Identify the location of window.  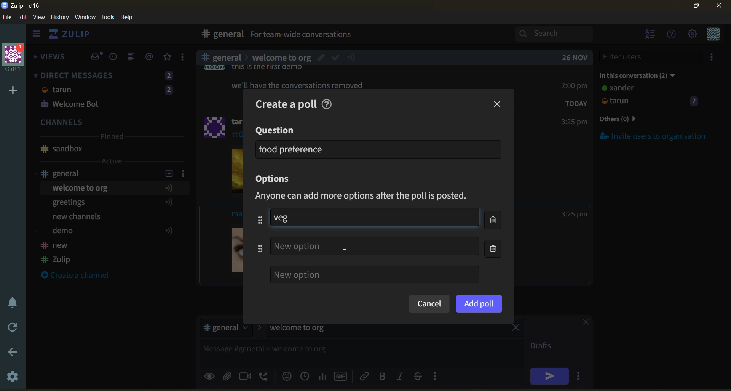
(84, 18).